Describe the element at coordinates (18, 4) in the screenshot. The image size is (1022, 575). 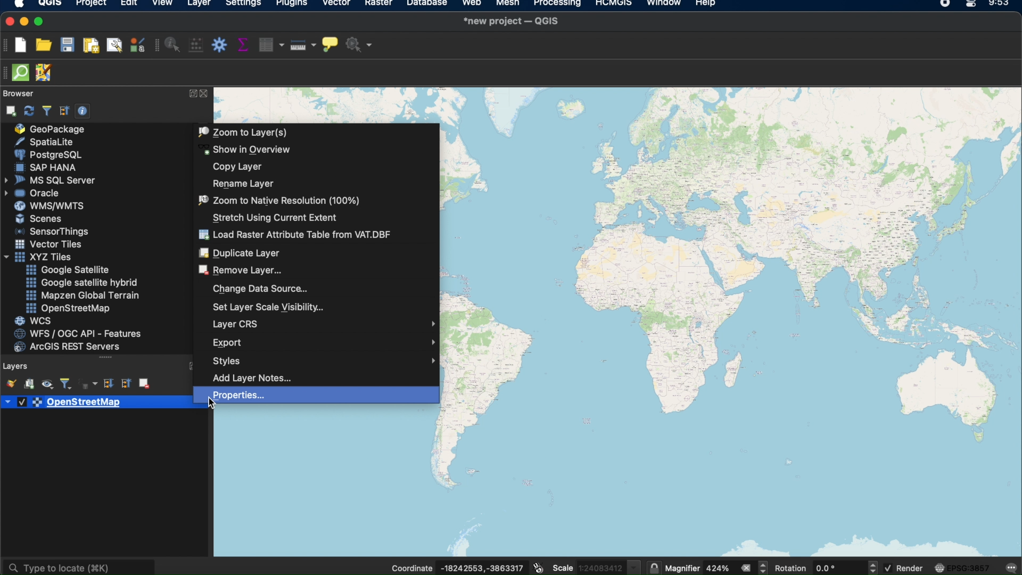
I see `apple logo` at that location.